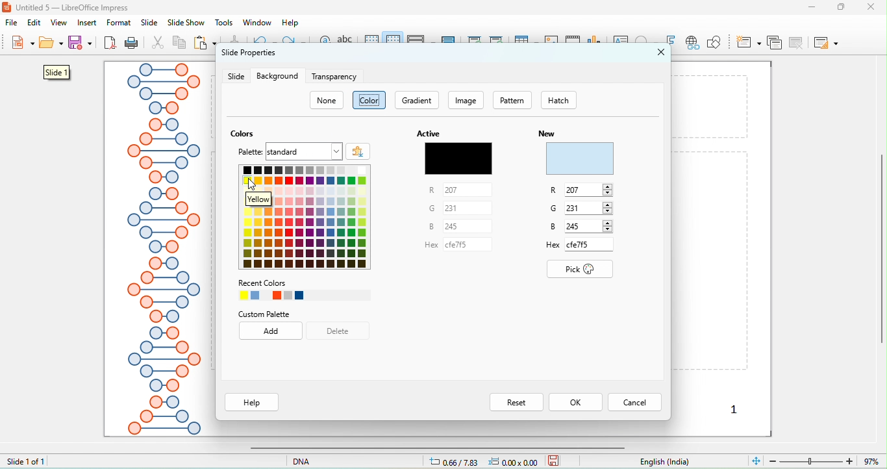  I want to click on slide, so click(149, 23).